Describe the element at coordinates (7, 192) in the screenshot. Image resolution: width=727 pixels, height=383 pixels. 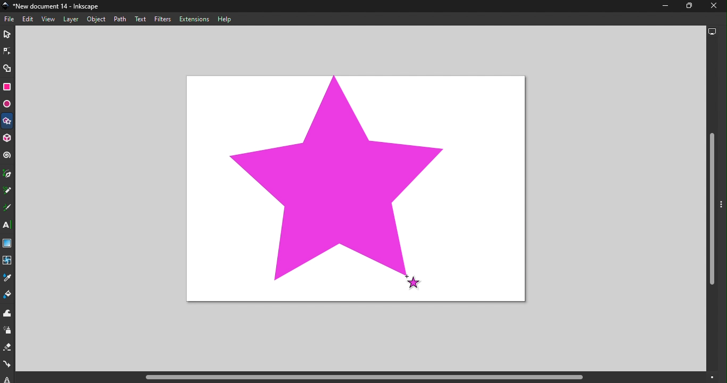
I see `Pencil tool` at that location.